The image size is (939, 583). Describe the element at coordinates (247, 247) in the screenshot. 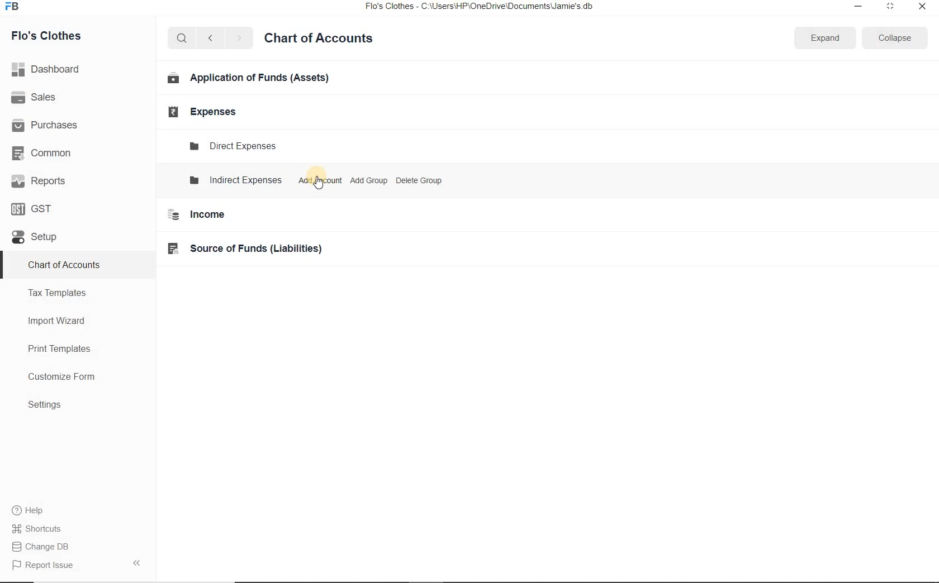

I see `Source of Funds (Liabilities)` at that location.